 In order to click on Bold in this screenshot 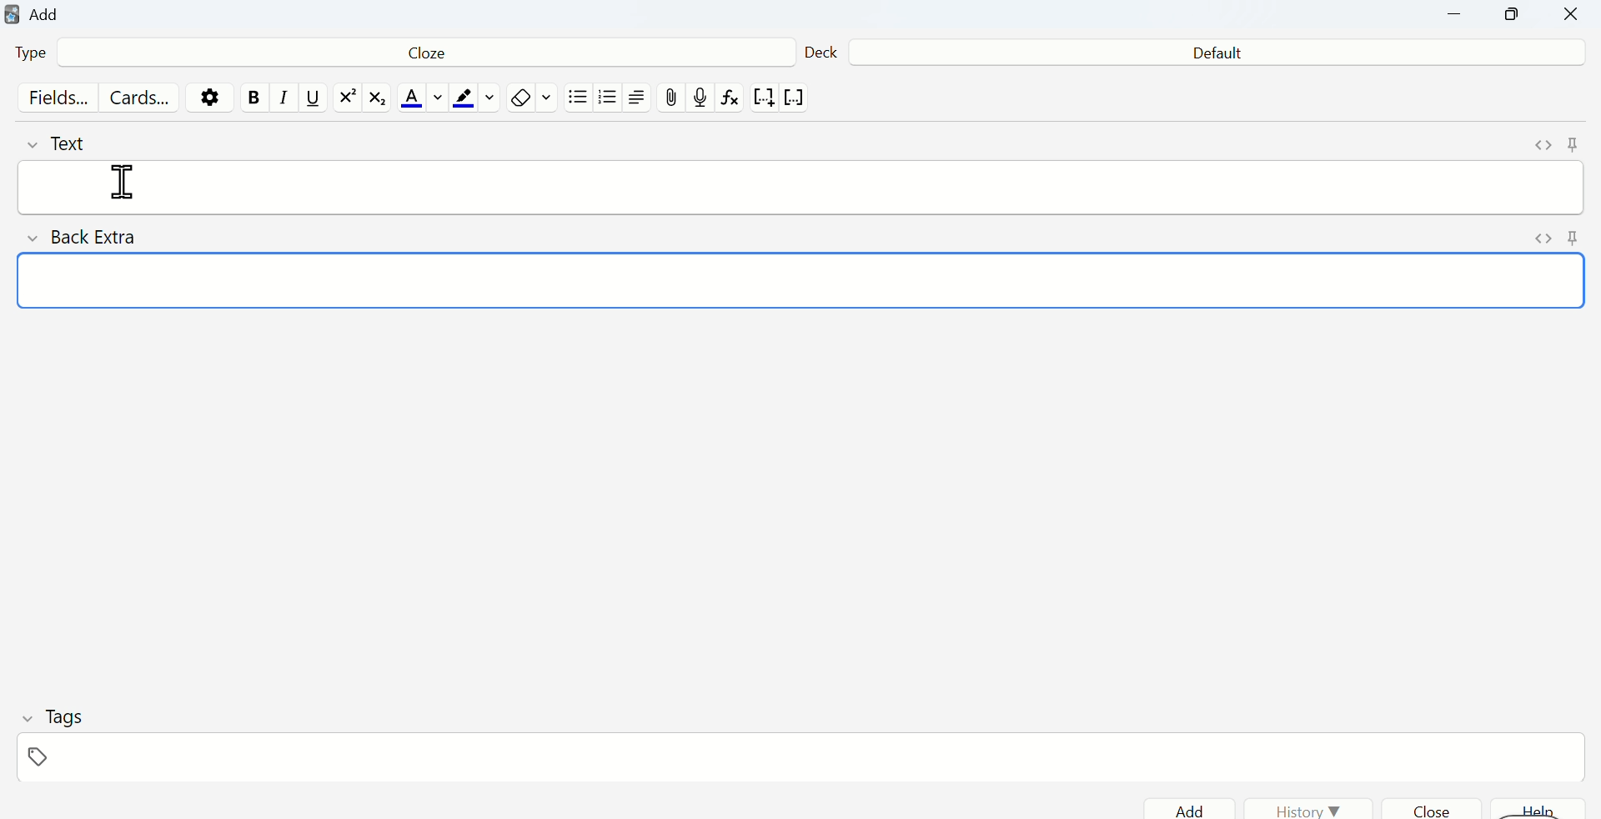, I will do `click(253, 98)`.